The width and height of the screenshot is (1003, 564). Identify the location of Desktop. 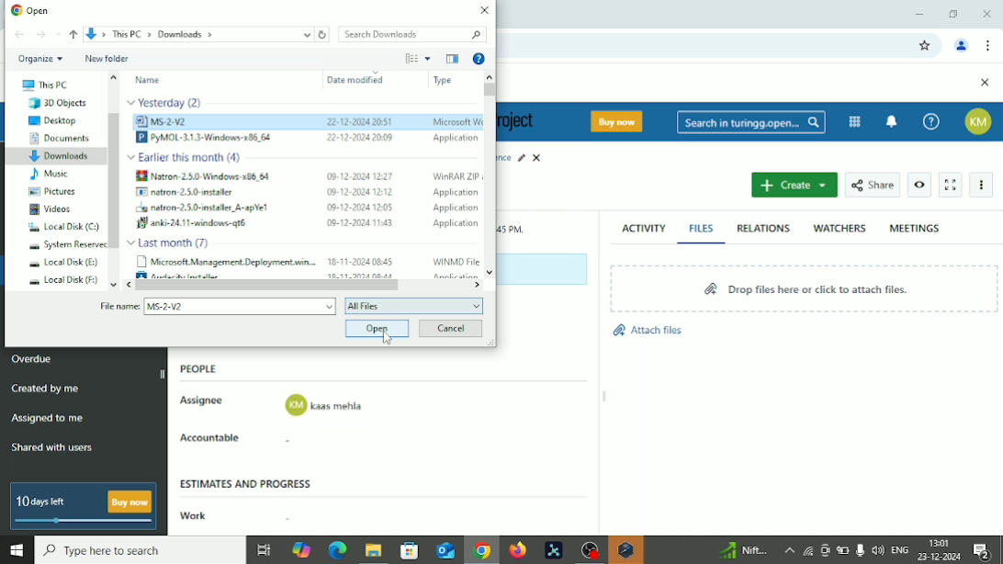
(56, 120).